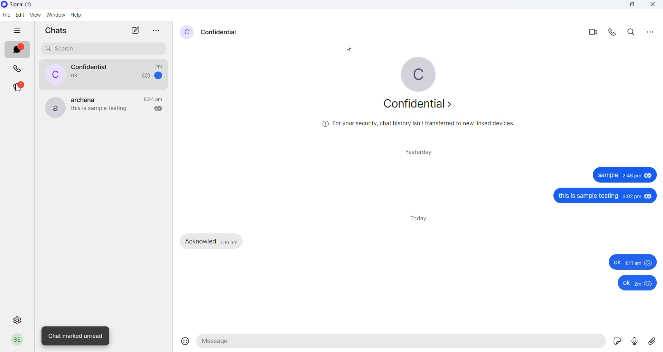 The width and height of the screenshot is (663, 352). Describe the element at coordinates (160, 76) in the screenshot. I see `unread messages symbol` at that location.